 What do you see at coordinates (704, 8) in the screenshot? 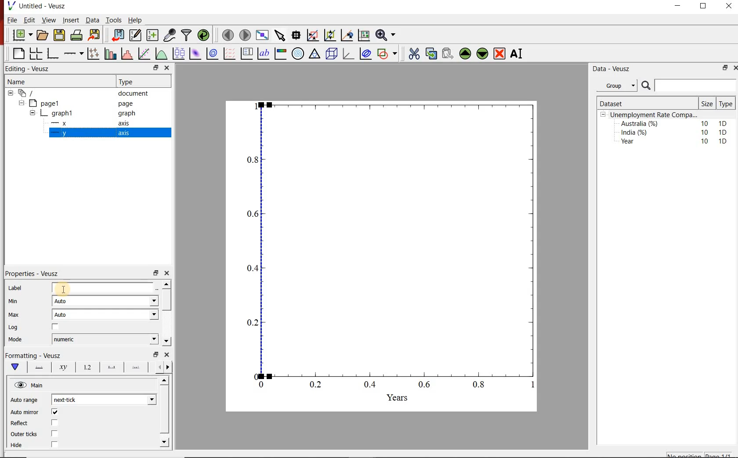
I see `maximise` at bounding box center [704, 8].